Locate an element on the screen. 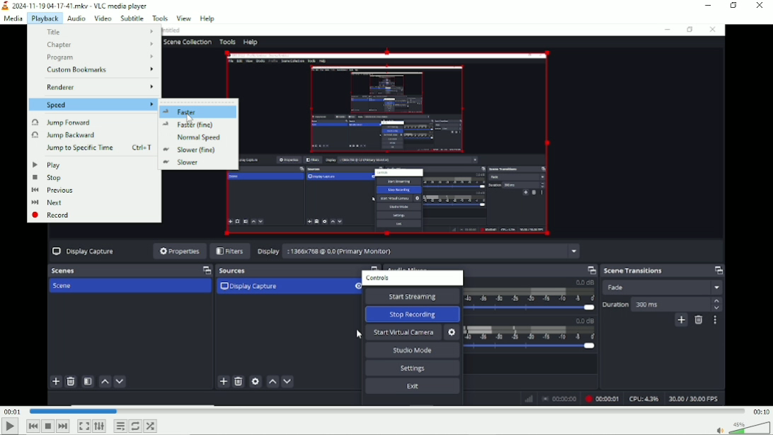  Custom bookmarks is located at coordinates (93, 70).